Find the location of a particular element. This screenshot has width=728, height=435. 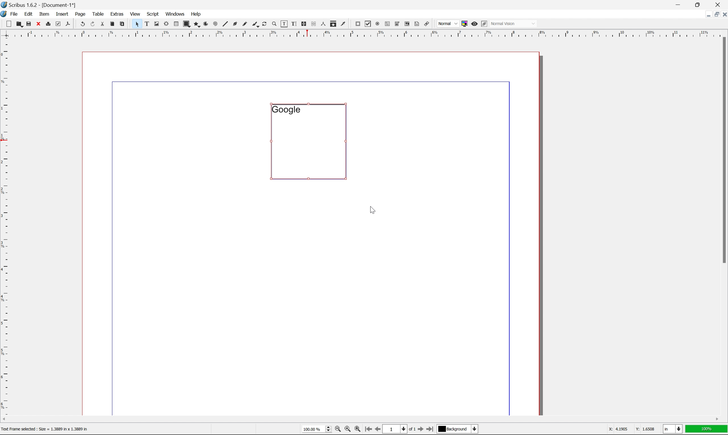

close is located at coordinates (39, 23).